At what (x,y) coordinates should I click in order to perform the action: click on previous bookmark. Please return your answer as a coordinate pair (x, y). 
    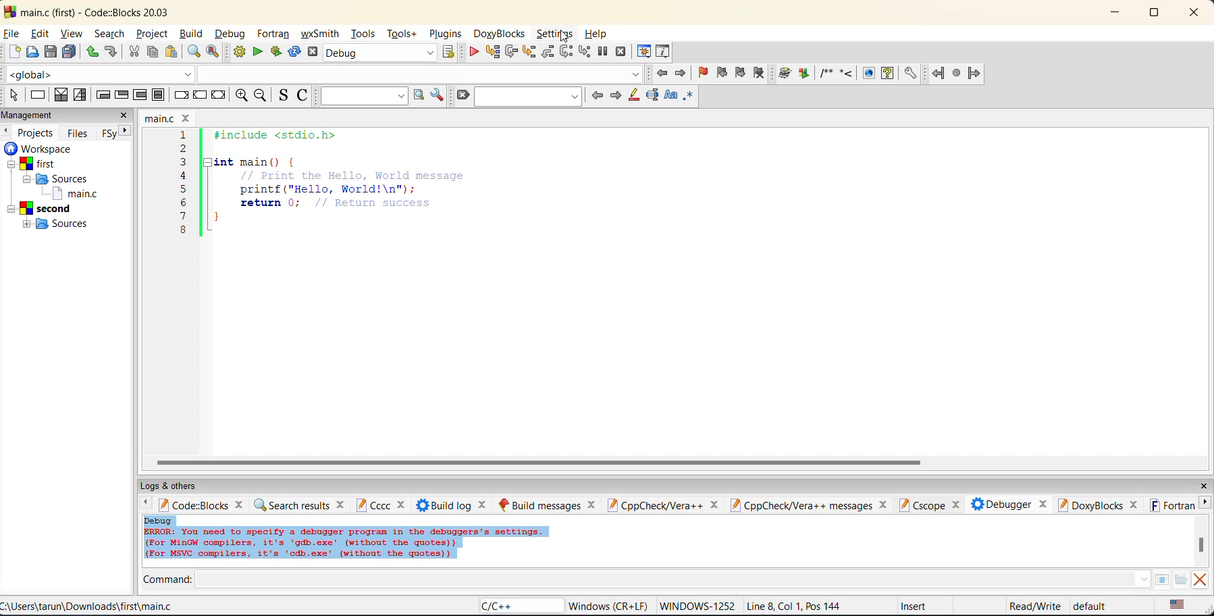
    Looking at the image, I should click on (722, 72).